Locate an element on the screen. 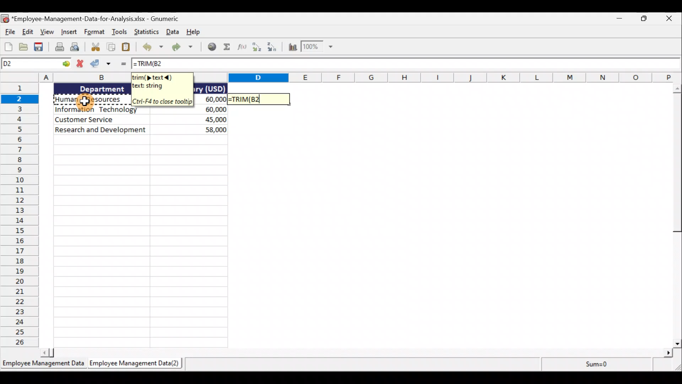 This screenshot has height=384, width=682. Tooltip is located at coordinates (161, 89).